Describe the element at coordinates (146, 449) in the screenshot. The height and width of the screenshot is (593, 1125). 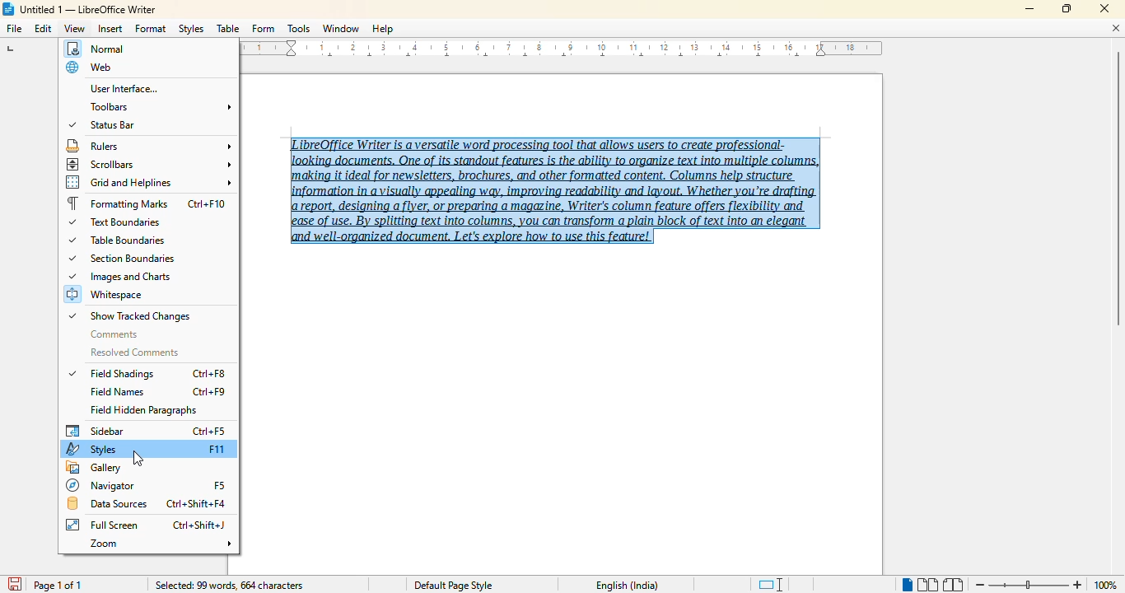
I see `styles` at that location.